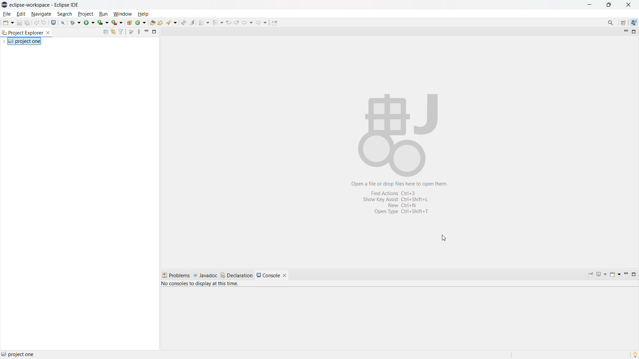  Describe the element at coordinates (400, 212) in the screenshot. I see `open type ctrl+shift+t` at that location.